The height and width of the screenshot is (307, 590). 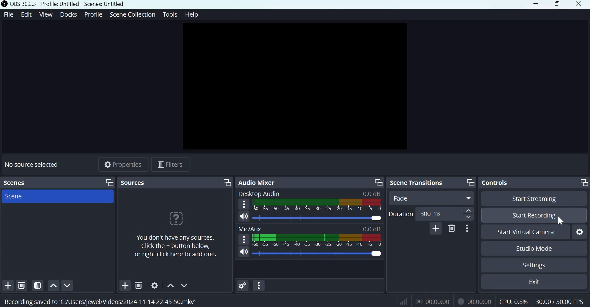 What do you see at coordinates (16, 197) in the screenshot?
I see `Scene` at bounding box center [16, 197].